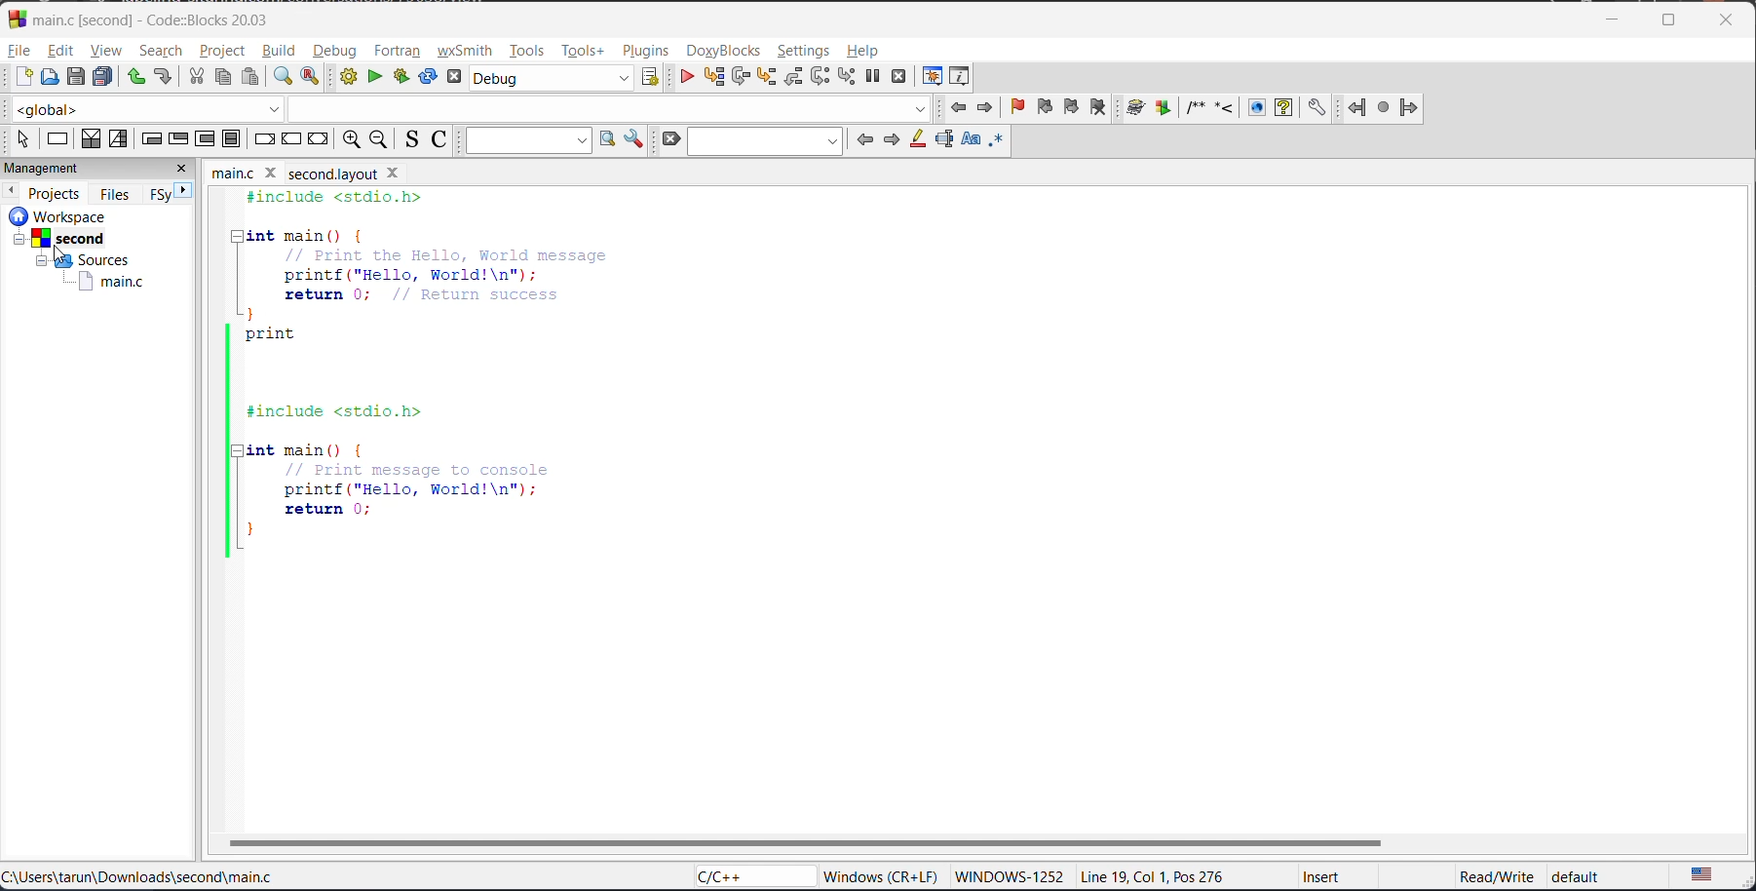 This screenshot has width=1756, height=891. What do you see at coordinates (70, 78) in the screenshot?
I see `save` at bounding box center [70, 78].